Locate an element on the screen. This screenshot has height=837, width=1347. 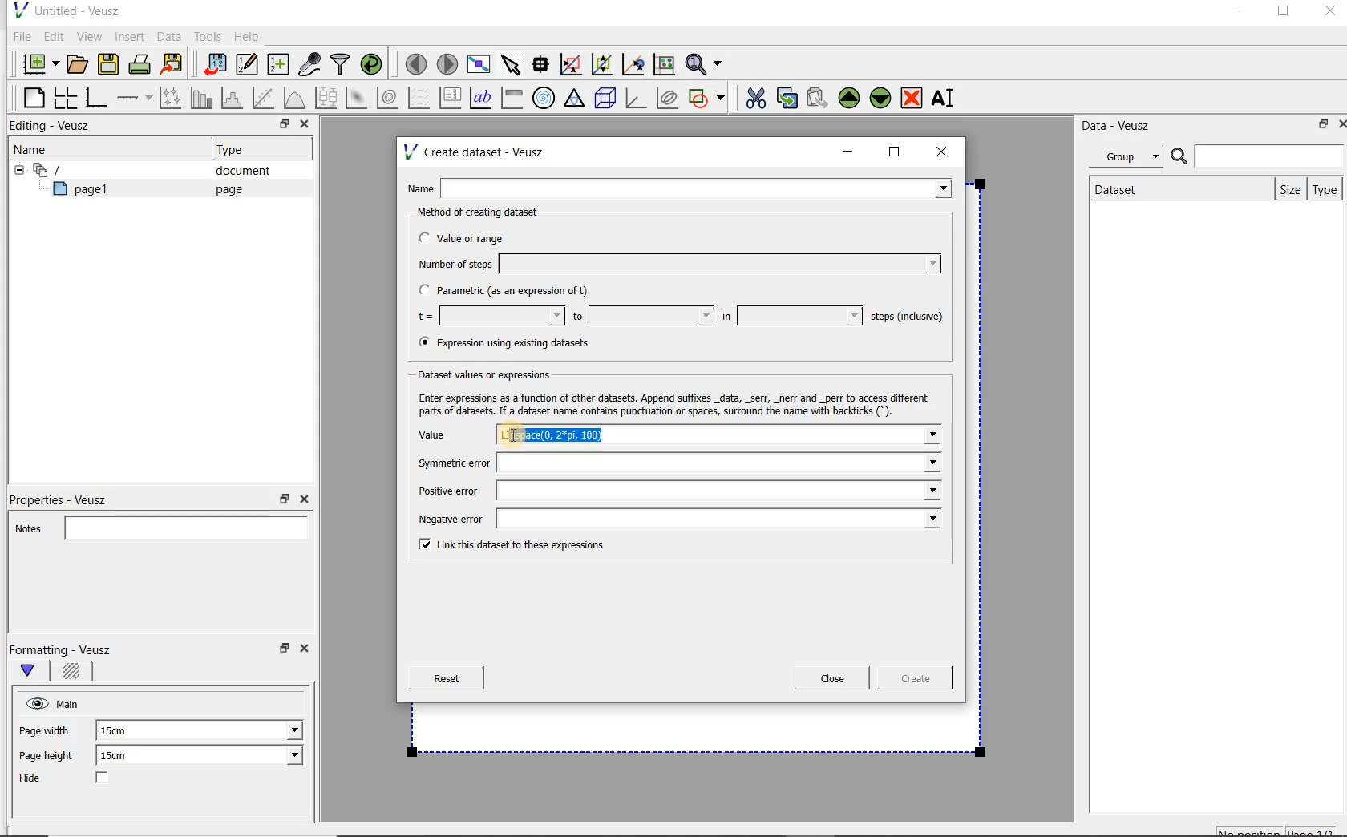
click to zoom out of graph axes is located at coordinates (603, 65).